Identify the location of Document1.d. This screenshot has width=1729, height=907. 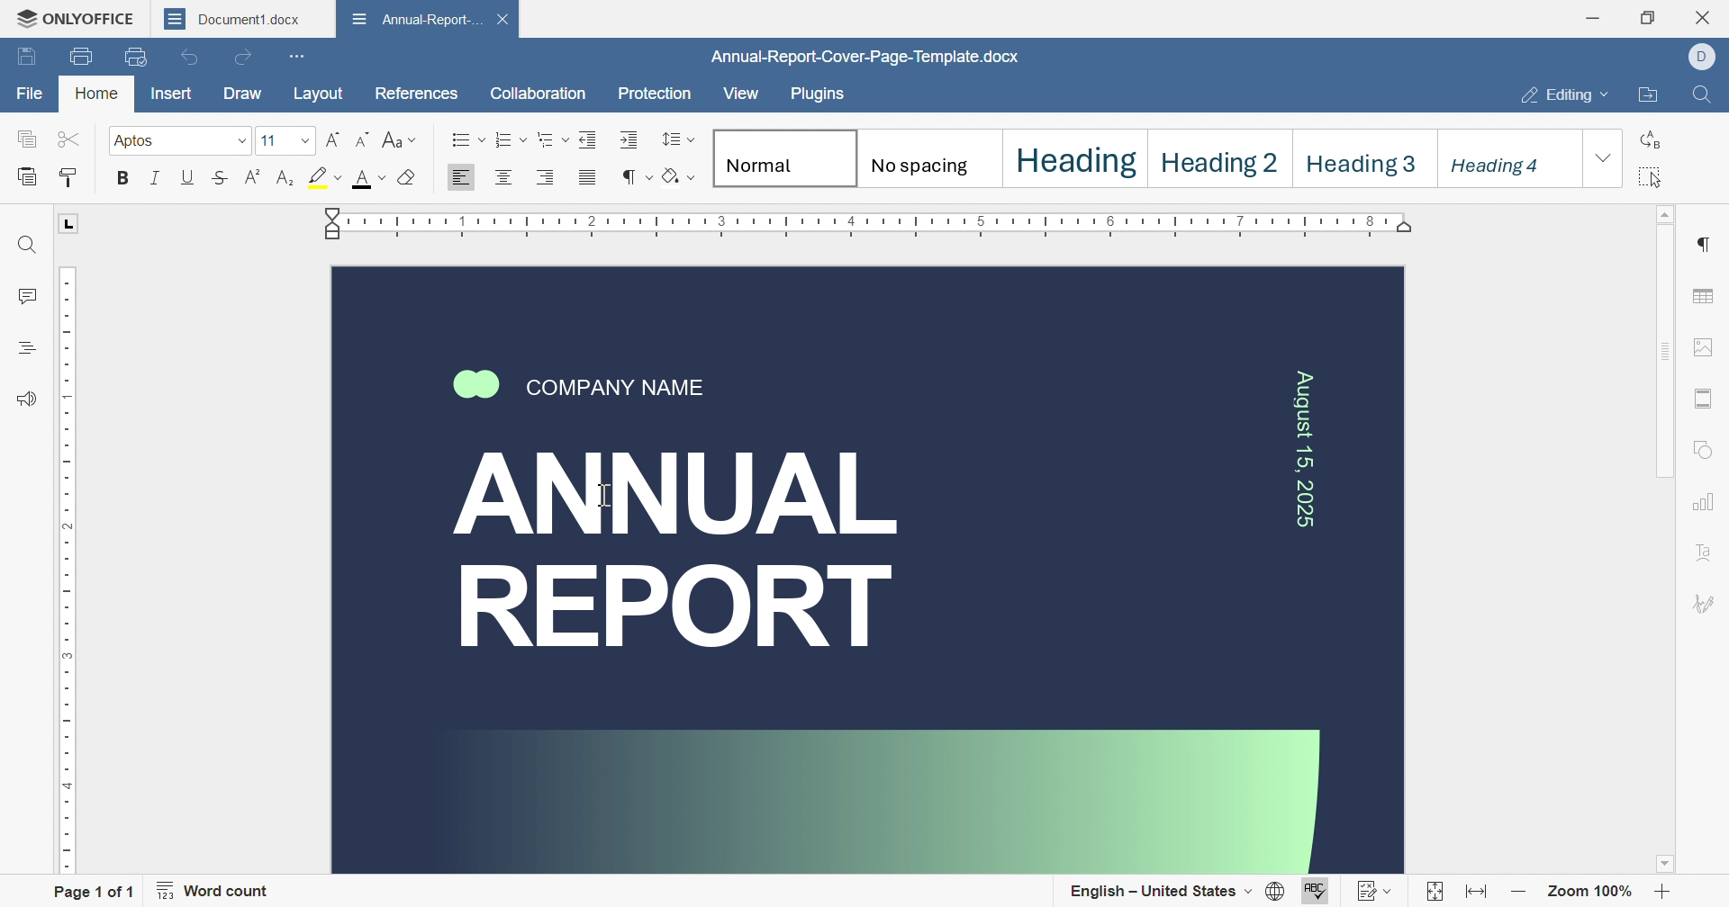
(230, 18).